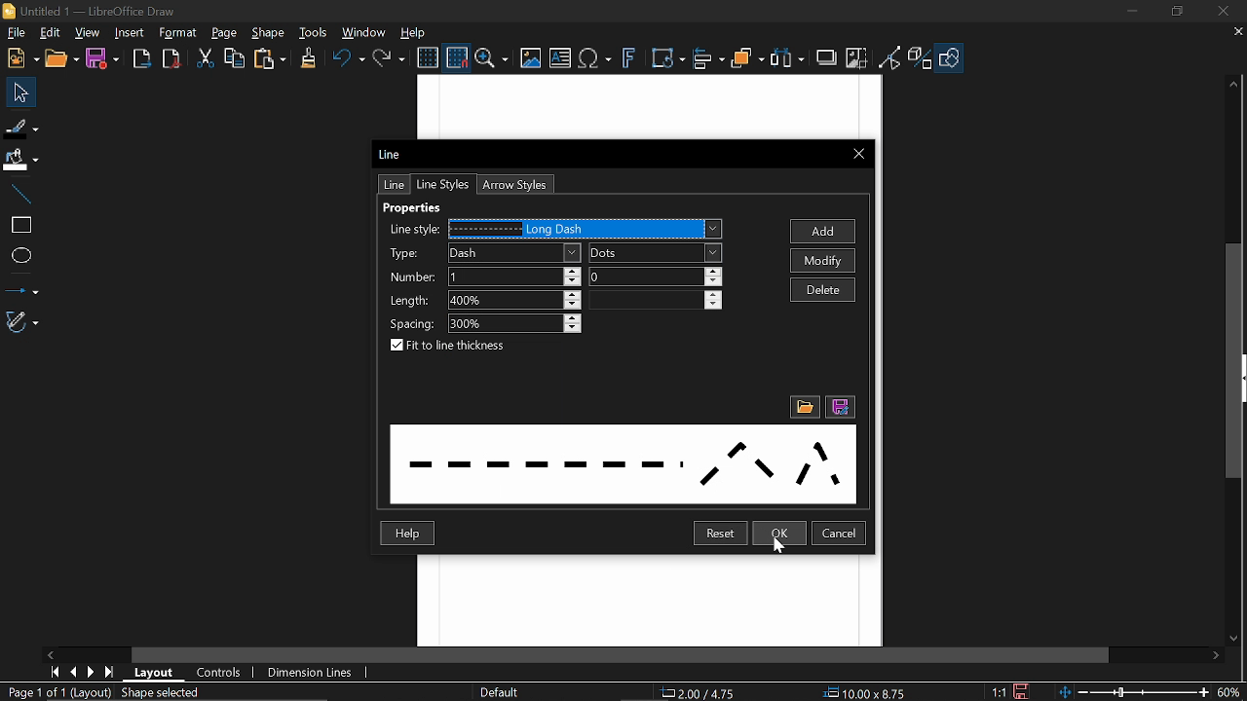 This screenshot has height=701, width=1247. What do you see at coordinates (858, 156) in the screenshot?
I see `Close` at bounding box center [858, 156].